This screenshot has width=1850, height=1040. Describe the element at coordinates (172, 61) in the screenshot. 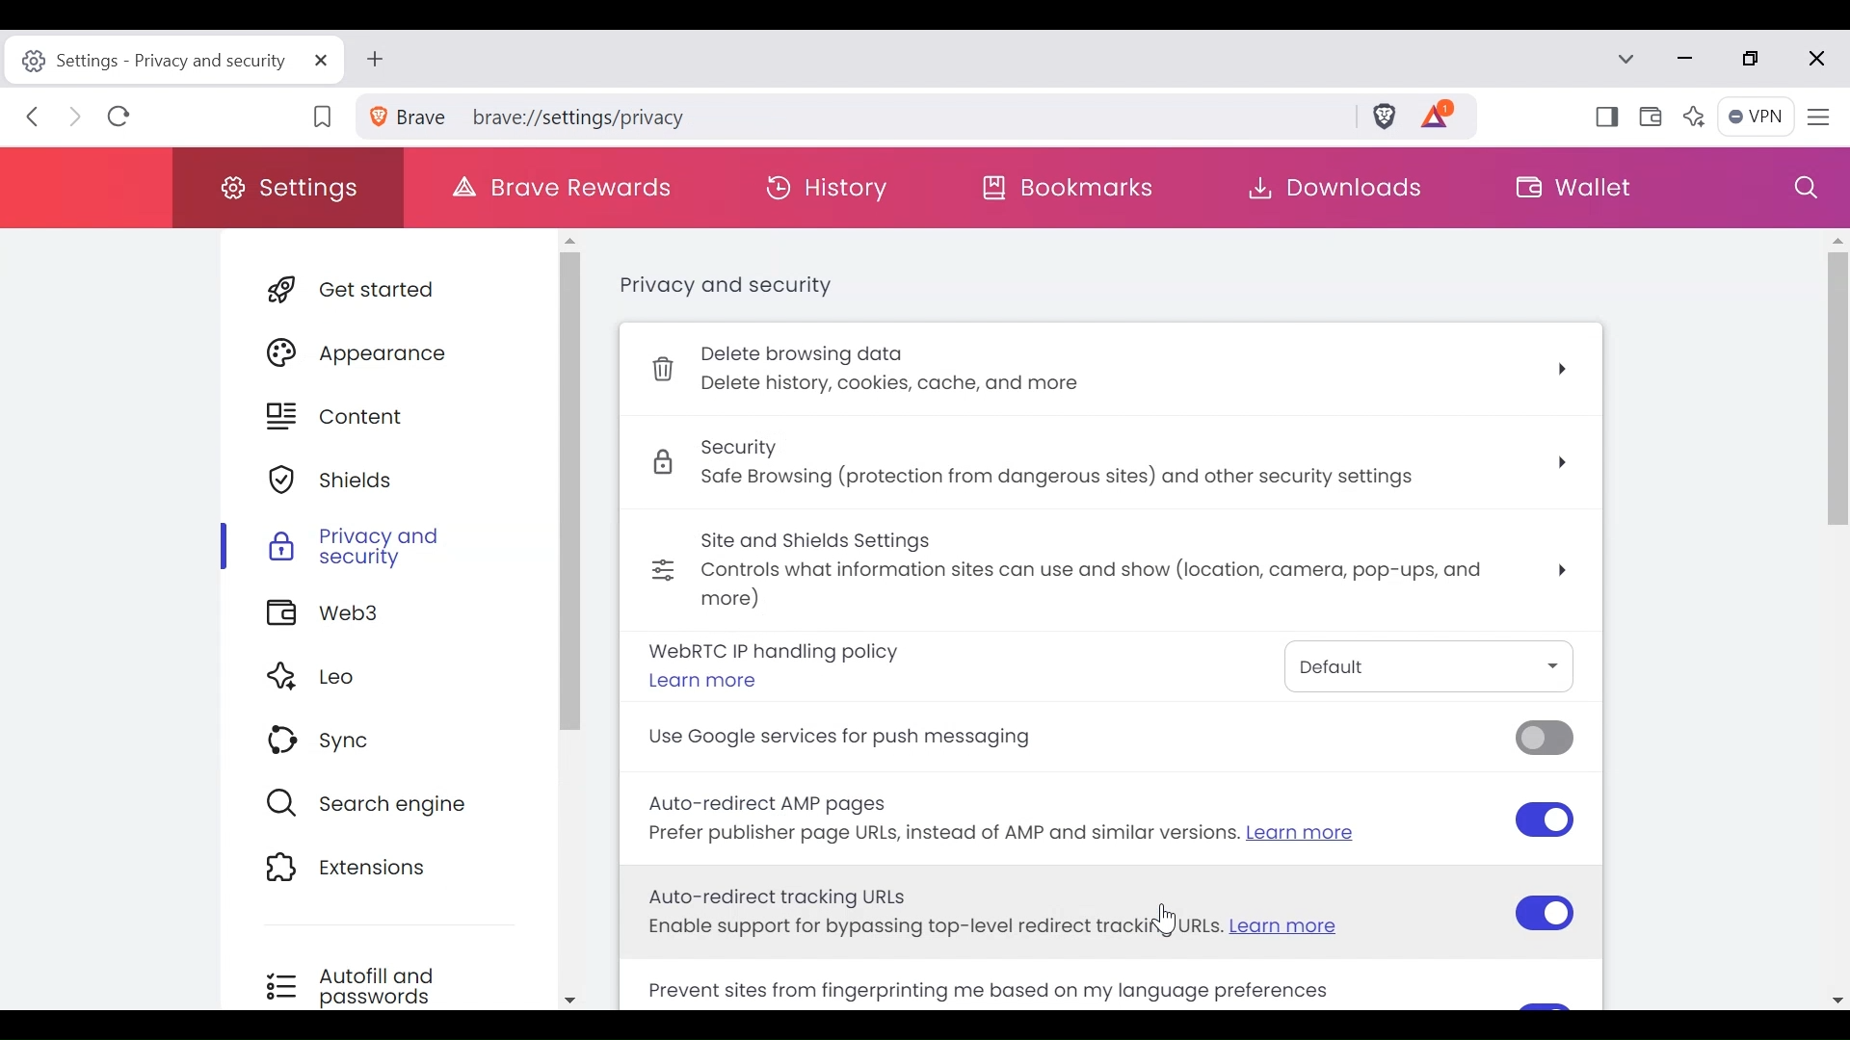

I see `Settings-privacy and security` at that location.